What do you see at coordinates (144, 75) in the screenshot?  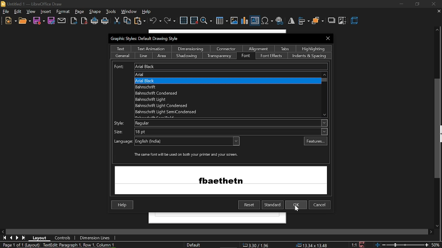 I see `Arial` at bounding box center [144, 75].